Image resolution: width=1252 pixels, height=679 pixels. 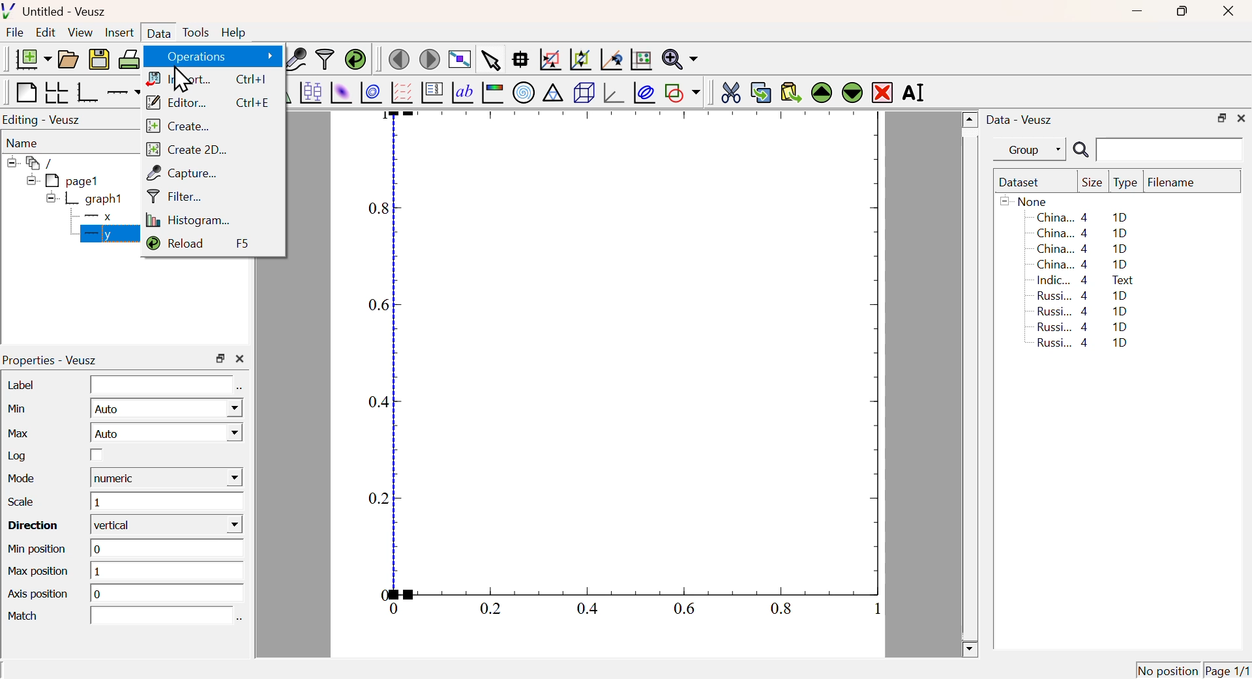 What do you see at coordinates (1082, 265) in the screenshot?
I see `China... 4 1D` at bounding box center [1082, 265].